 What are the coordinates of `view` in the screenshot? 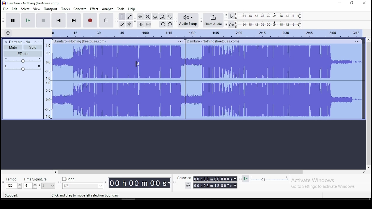 It's located at (37, 8).